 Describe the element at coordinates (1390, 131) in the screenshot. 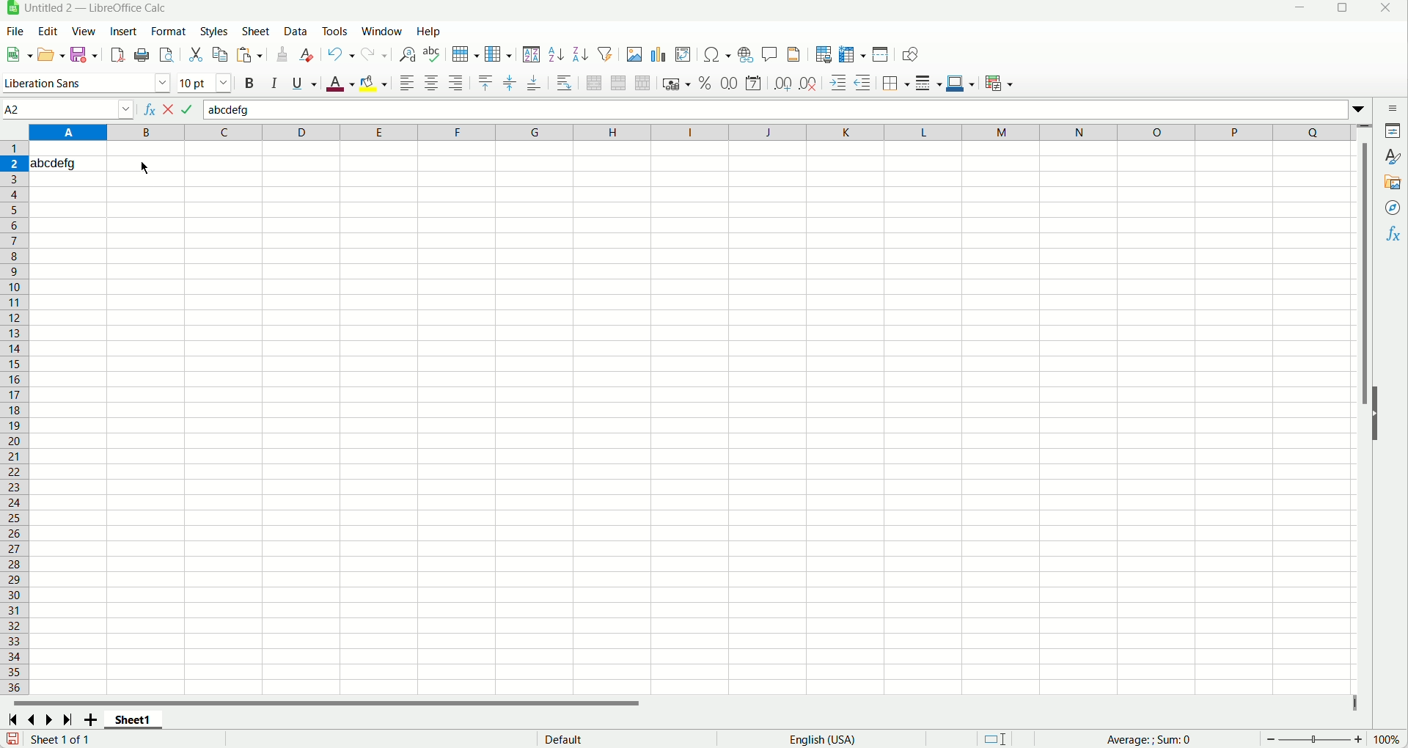

I see `properties` at that location.